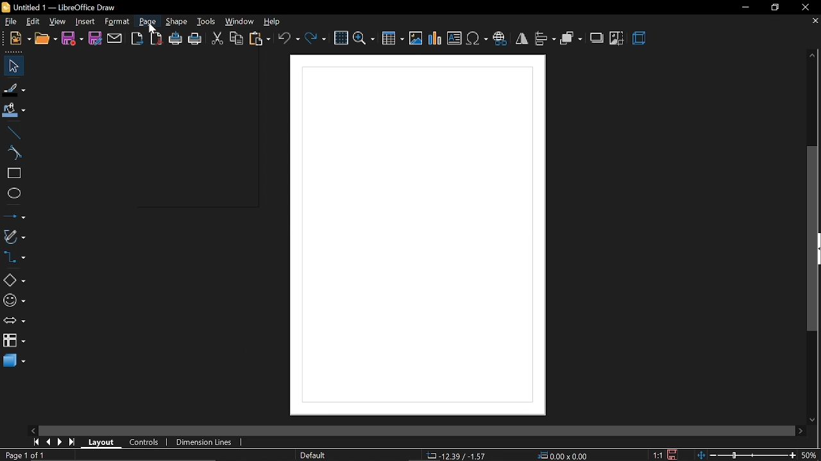  What do you see at coordinates (435, 38) in the screenshot?
I see `insert chart` at bounding box center [435, 38].